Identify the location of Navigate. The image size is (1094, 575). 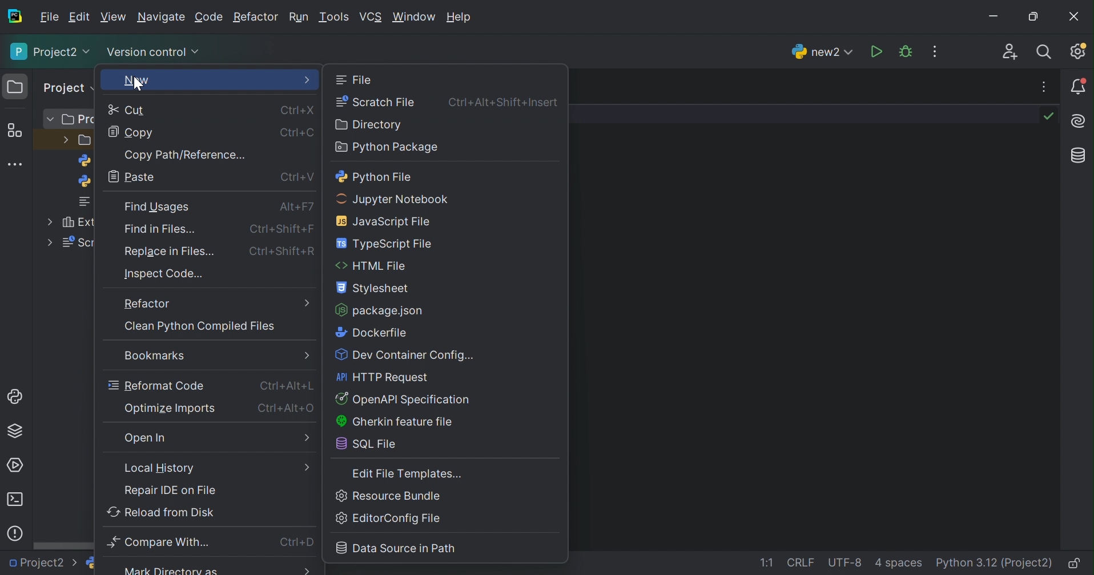
(163, 17).